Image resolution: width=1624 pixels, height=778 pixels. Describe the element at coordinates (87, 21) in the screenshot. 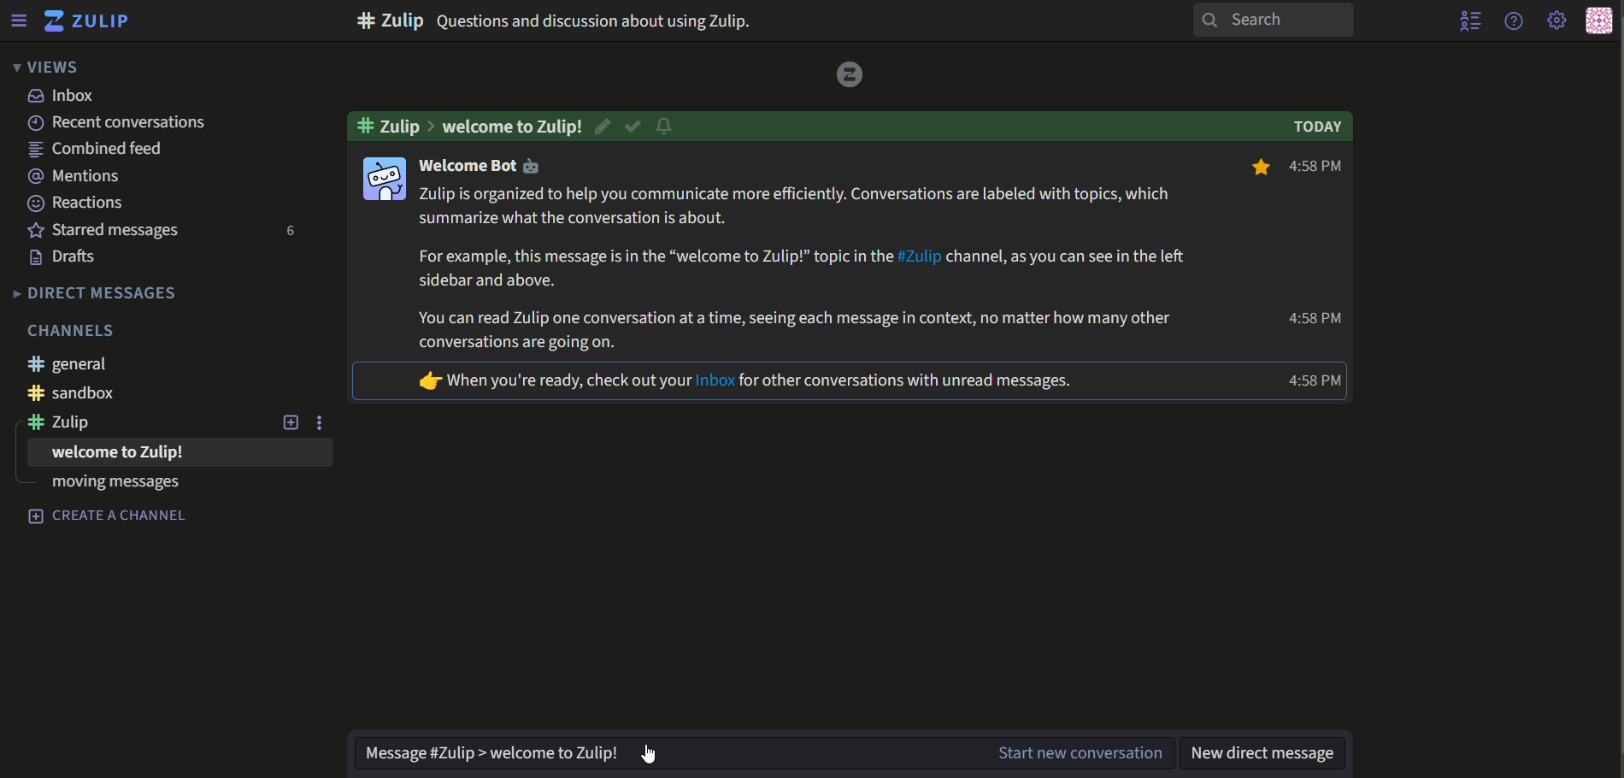

I see `logo and title` at that location.